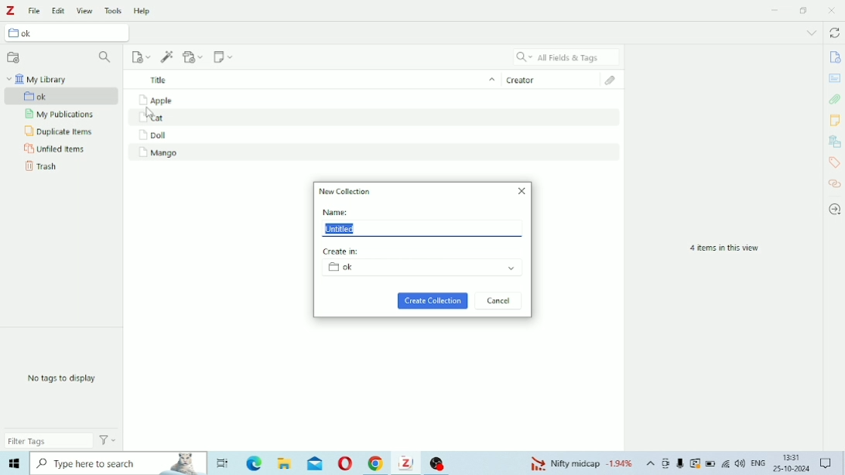 Image resolution: width=845 pixels, height=475 pixels. I want to click on My Library, so click(38, 79).